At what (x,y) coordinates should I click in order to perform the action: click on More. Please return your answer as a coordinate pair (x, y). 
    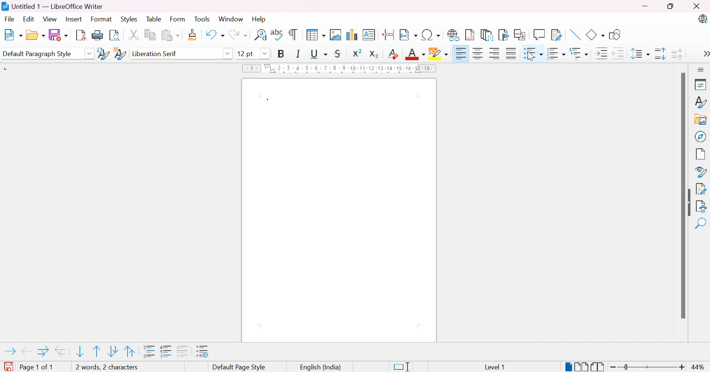
    Looking at the image, I should click on (706, 55).